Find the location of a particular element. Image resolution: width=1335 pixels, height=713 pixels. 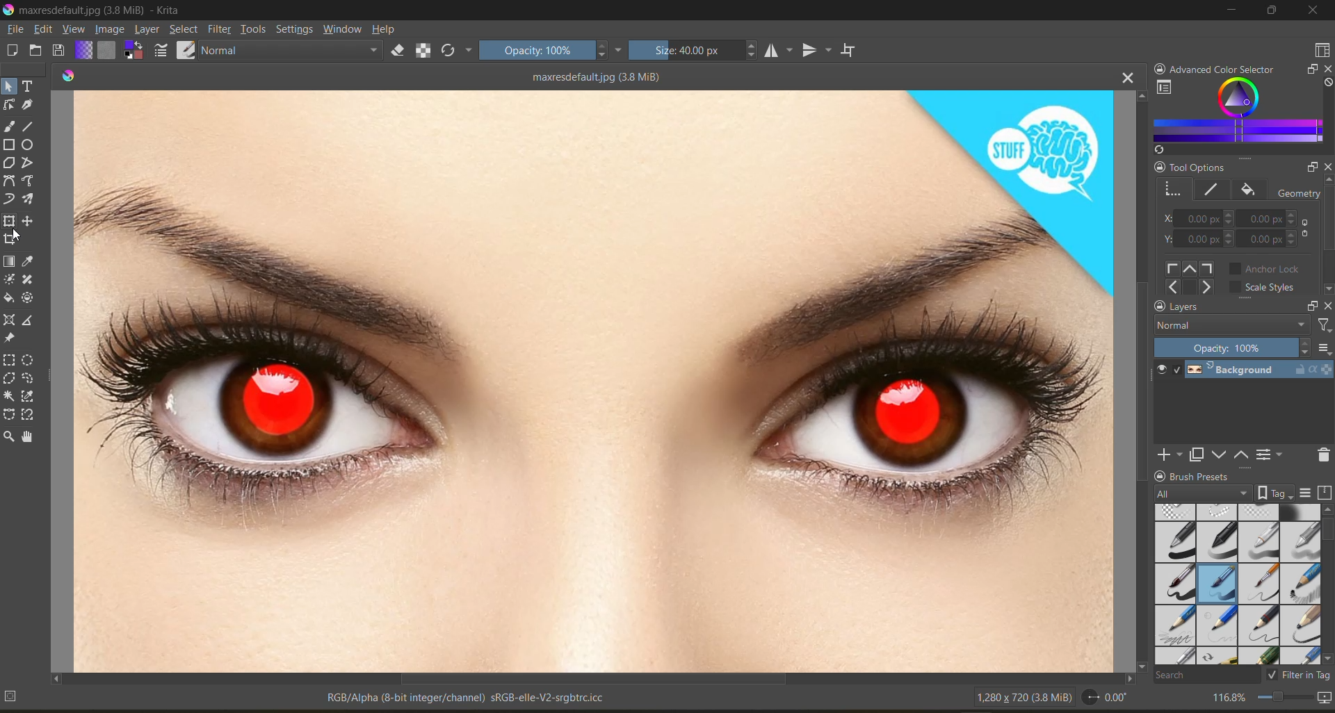

float docker is located at coordinates (1309, 167).